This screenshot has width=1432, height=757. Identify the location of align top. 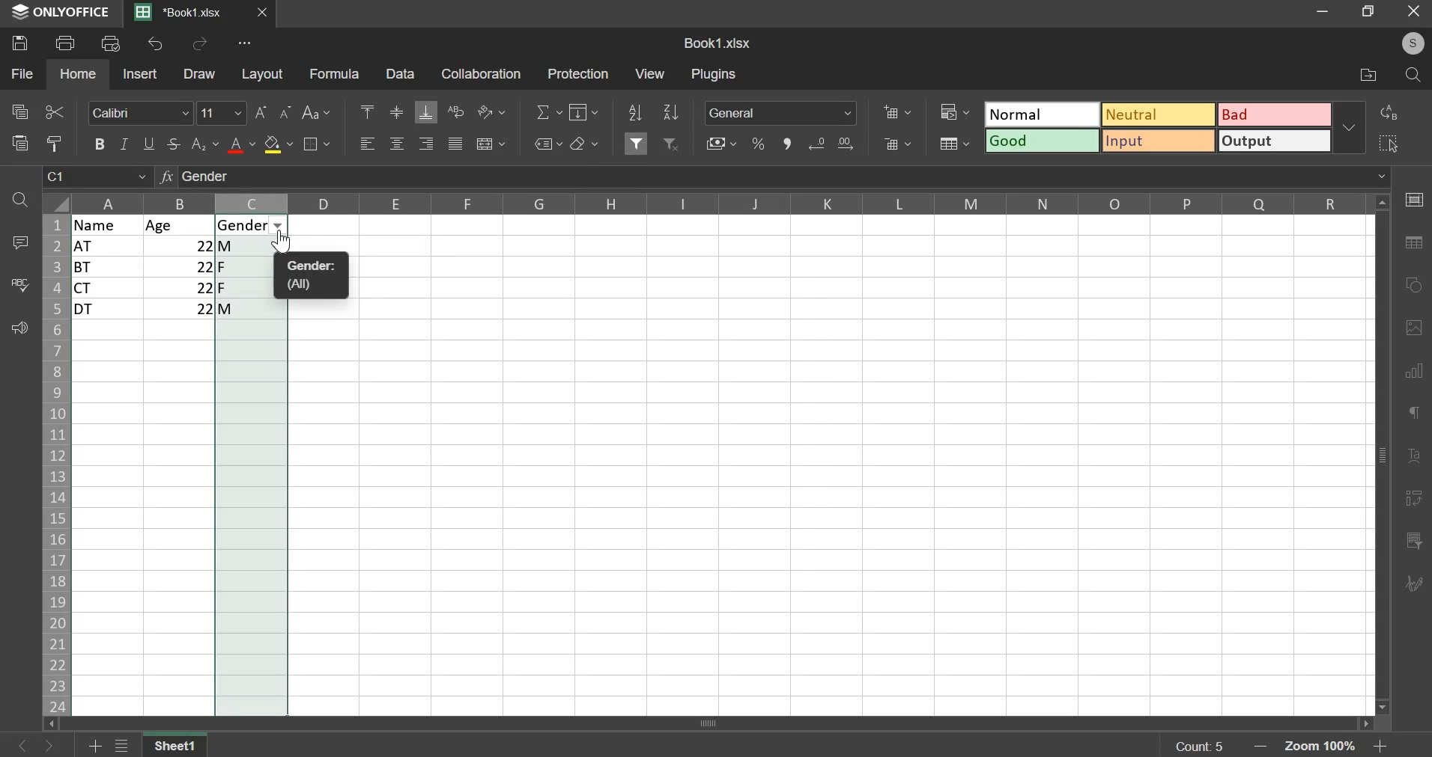
(367, 109).